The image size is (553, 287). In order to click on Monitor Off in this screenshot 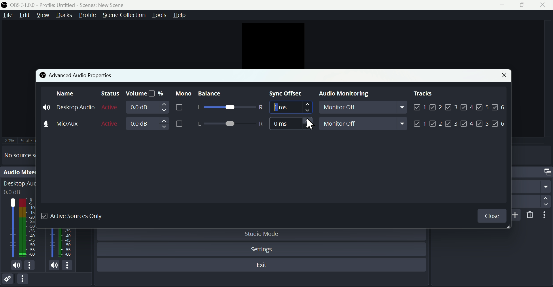, I will do `click(364, 123)`.